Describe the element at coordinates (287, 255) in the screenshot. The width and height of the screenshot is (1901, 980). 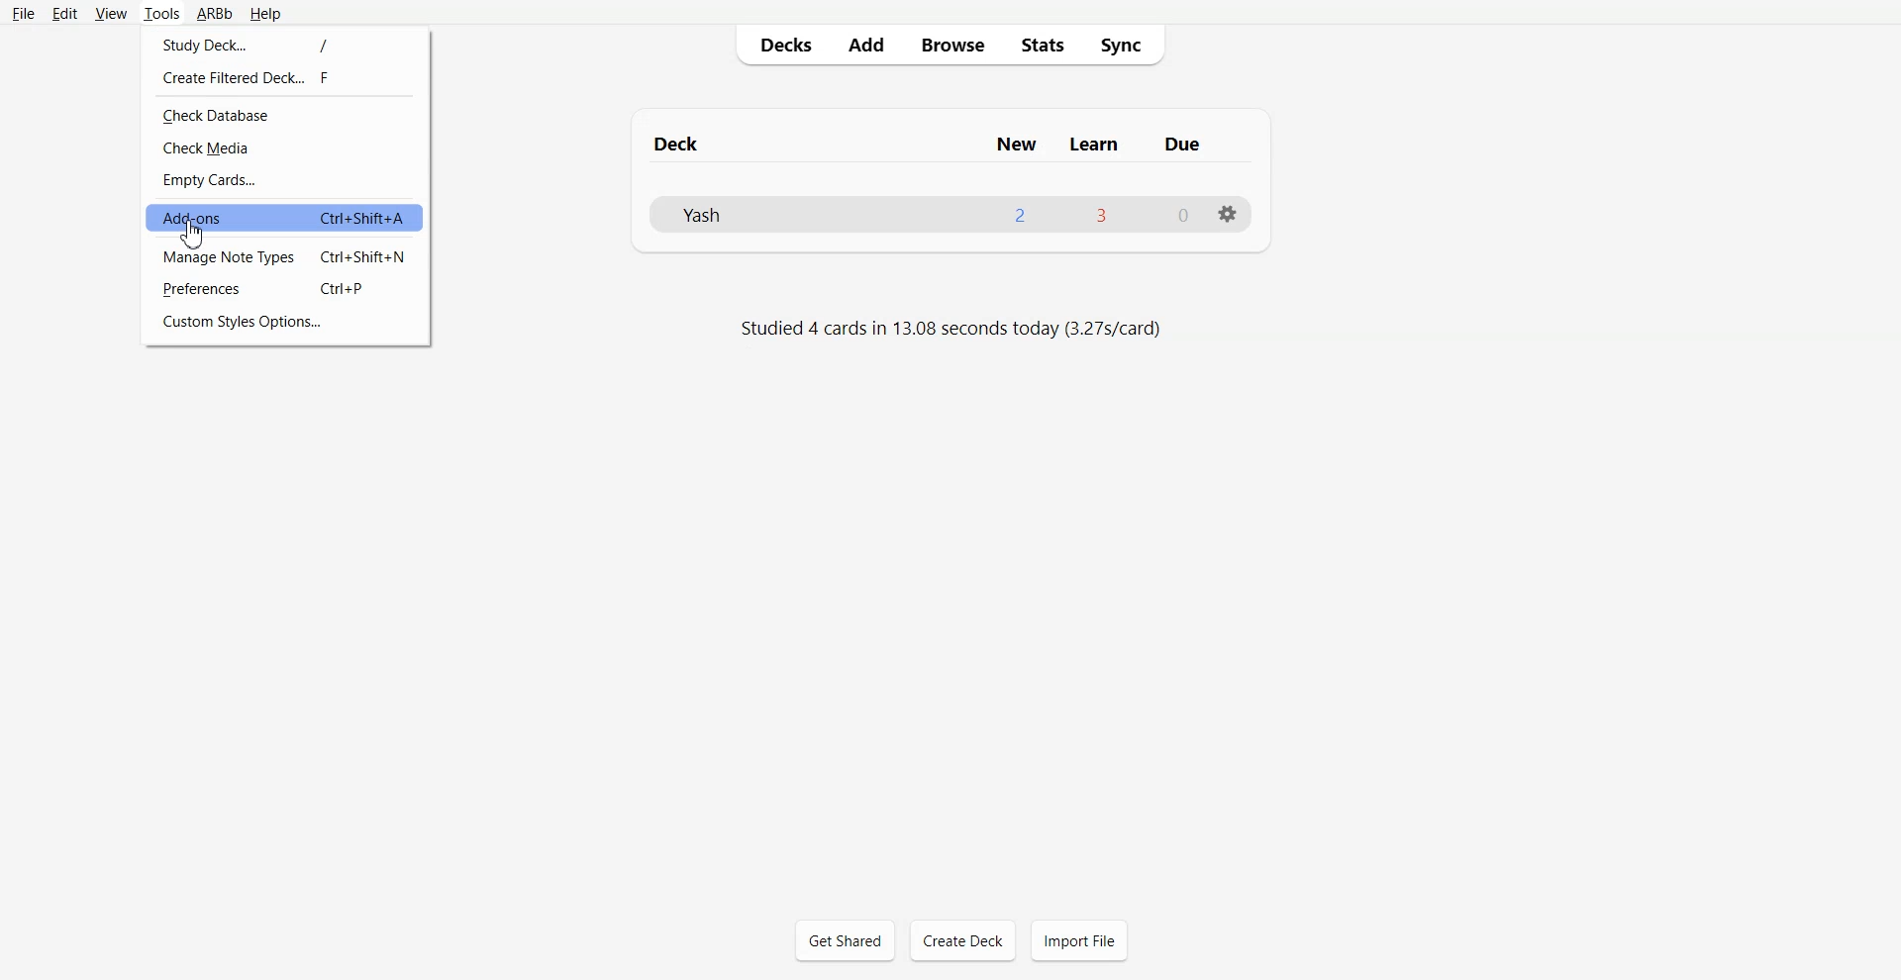
I see `Manage Note Types` at that location.